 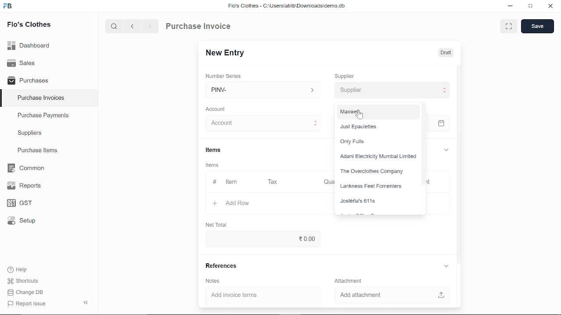 What do you see at coordinates (446, 53) in the screenshot?
I see `Draft` at bounding box center [446, 53].